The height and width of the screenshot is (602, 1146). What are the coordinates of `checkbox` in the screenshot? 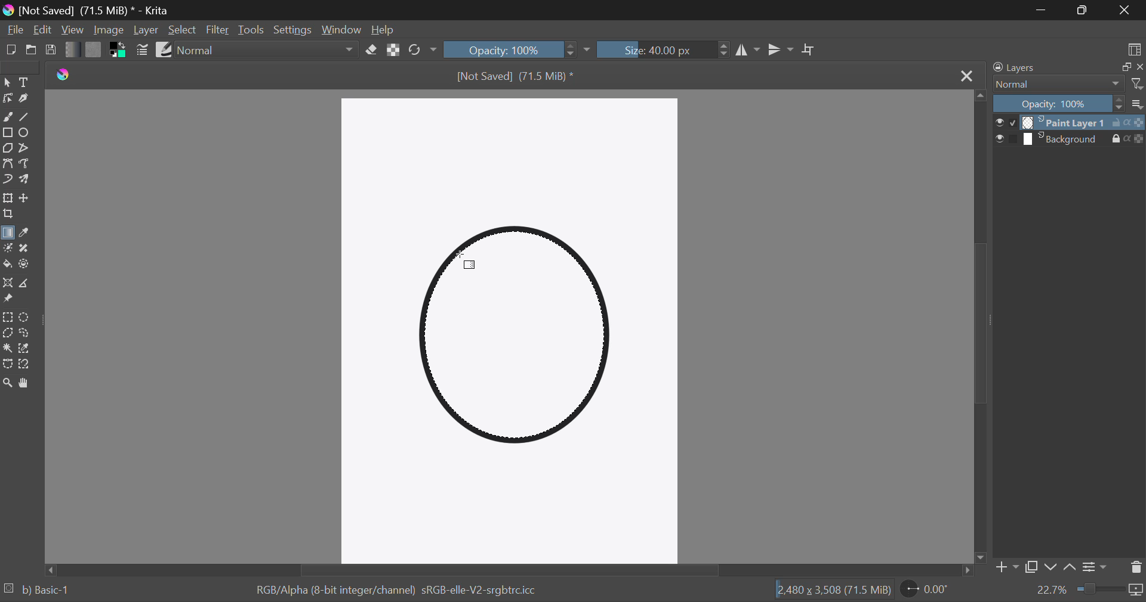 It's located at (1008, 138).